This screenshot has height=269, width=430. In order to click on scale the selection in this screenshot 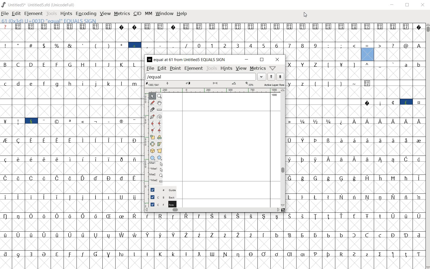, I will do `click(152, 137)`.